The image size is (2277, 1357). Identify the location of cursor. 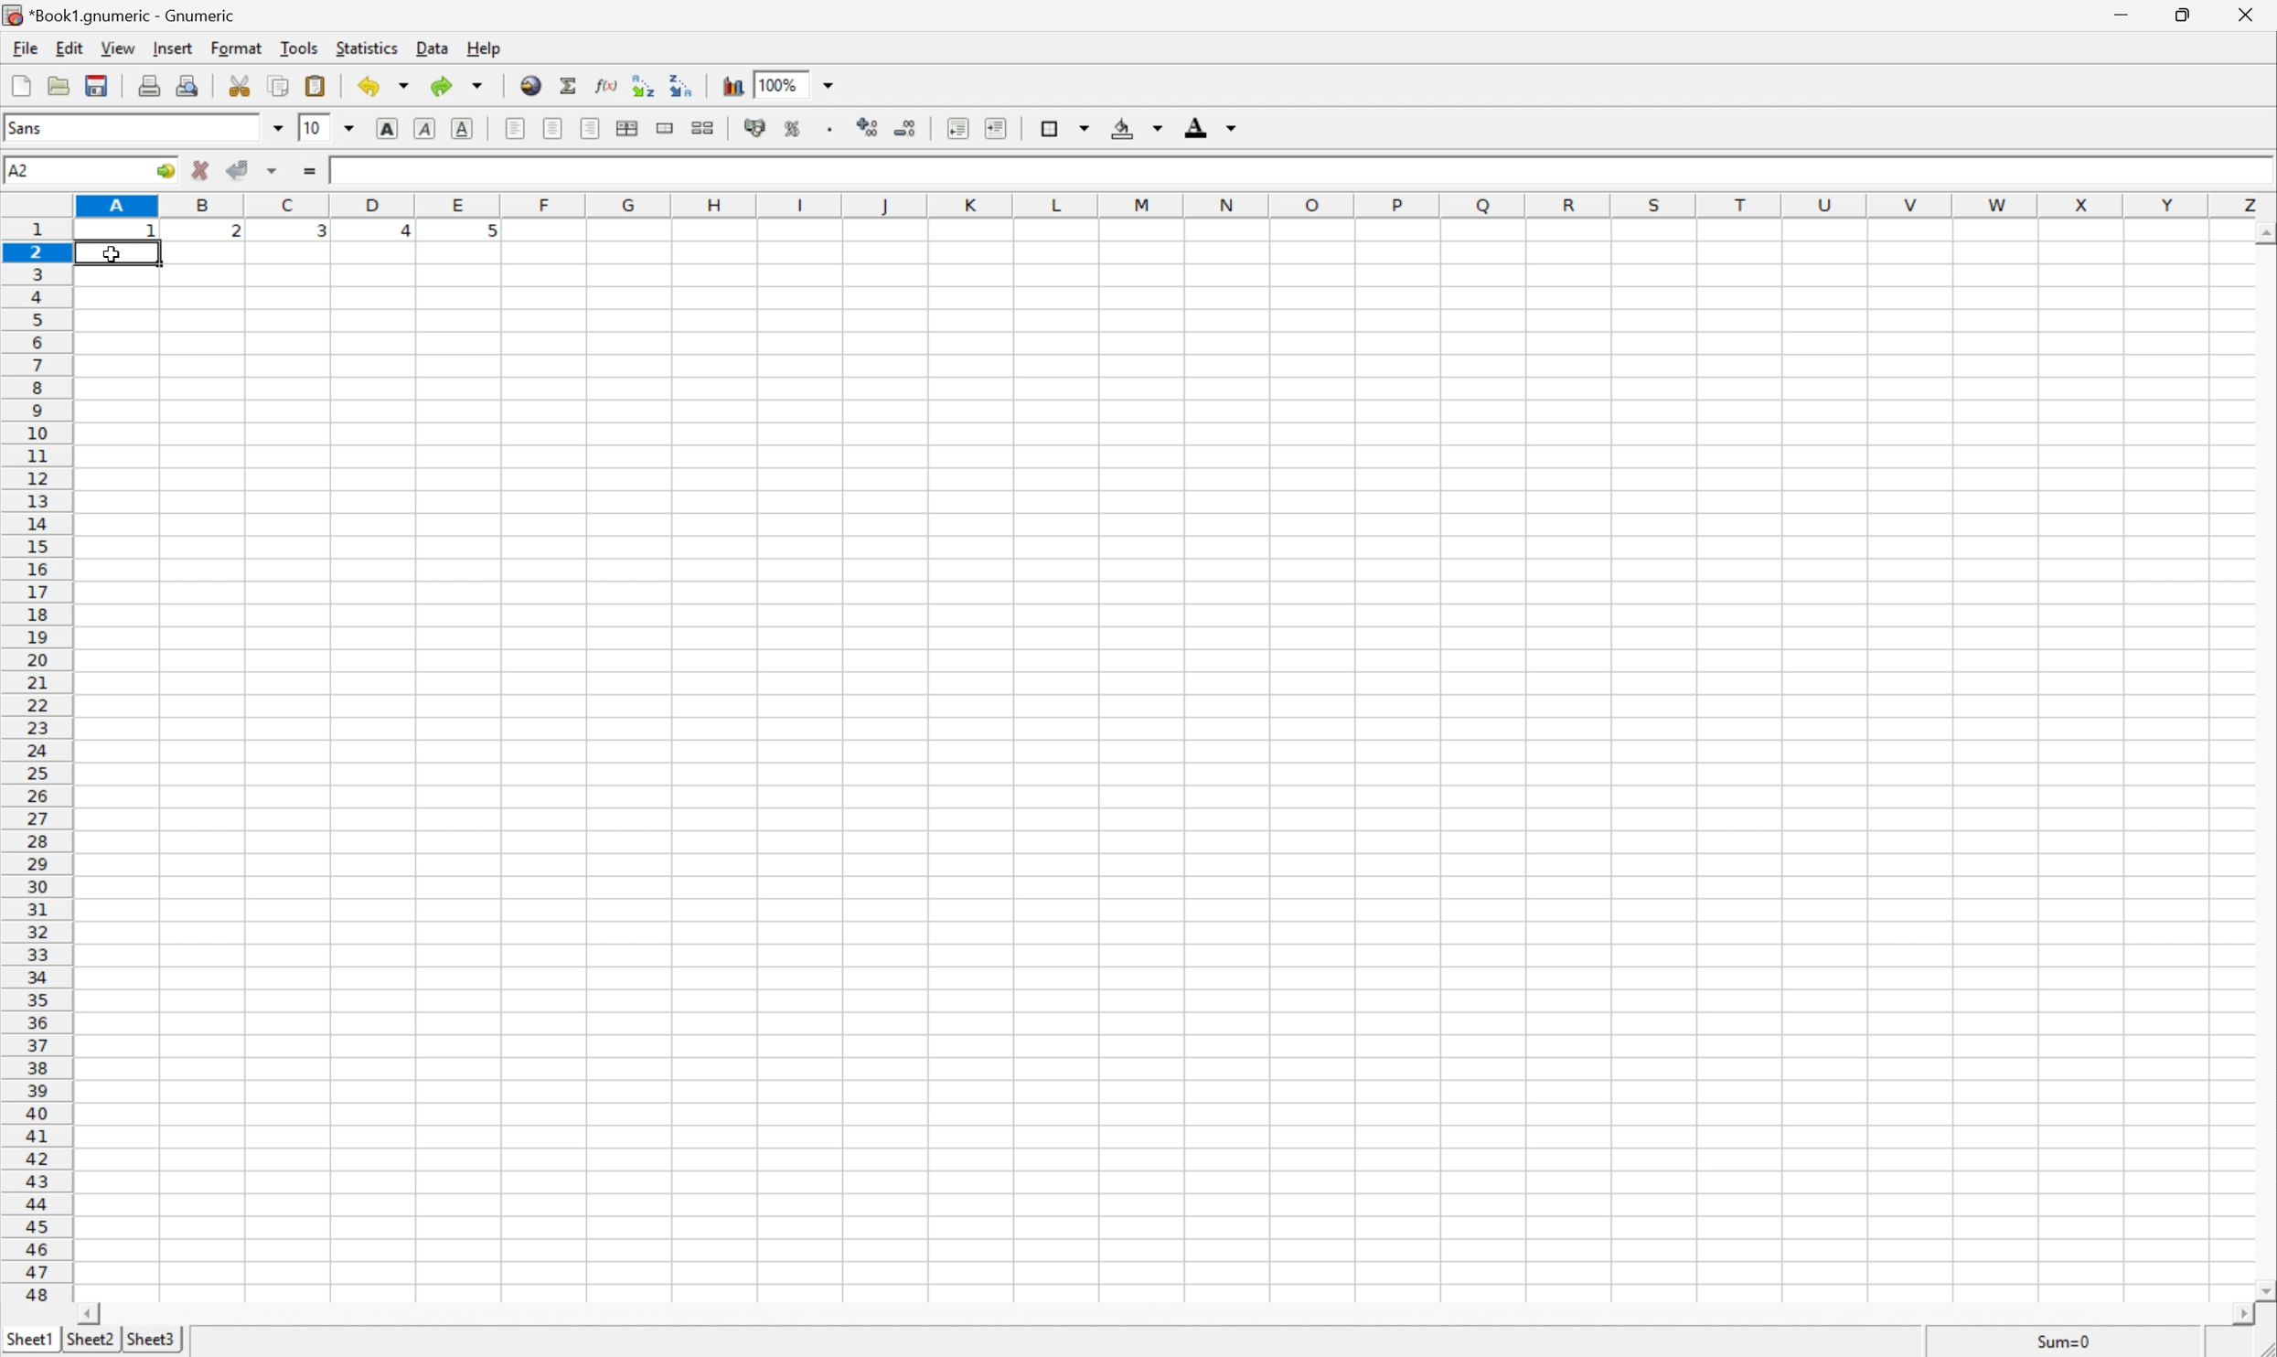
(109, 256).